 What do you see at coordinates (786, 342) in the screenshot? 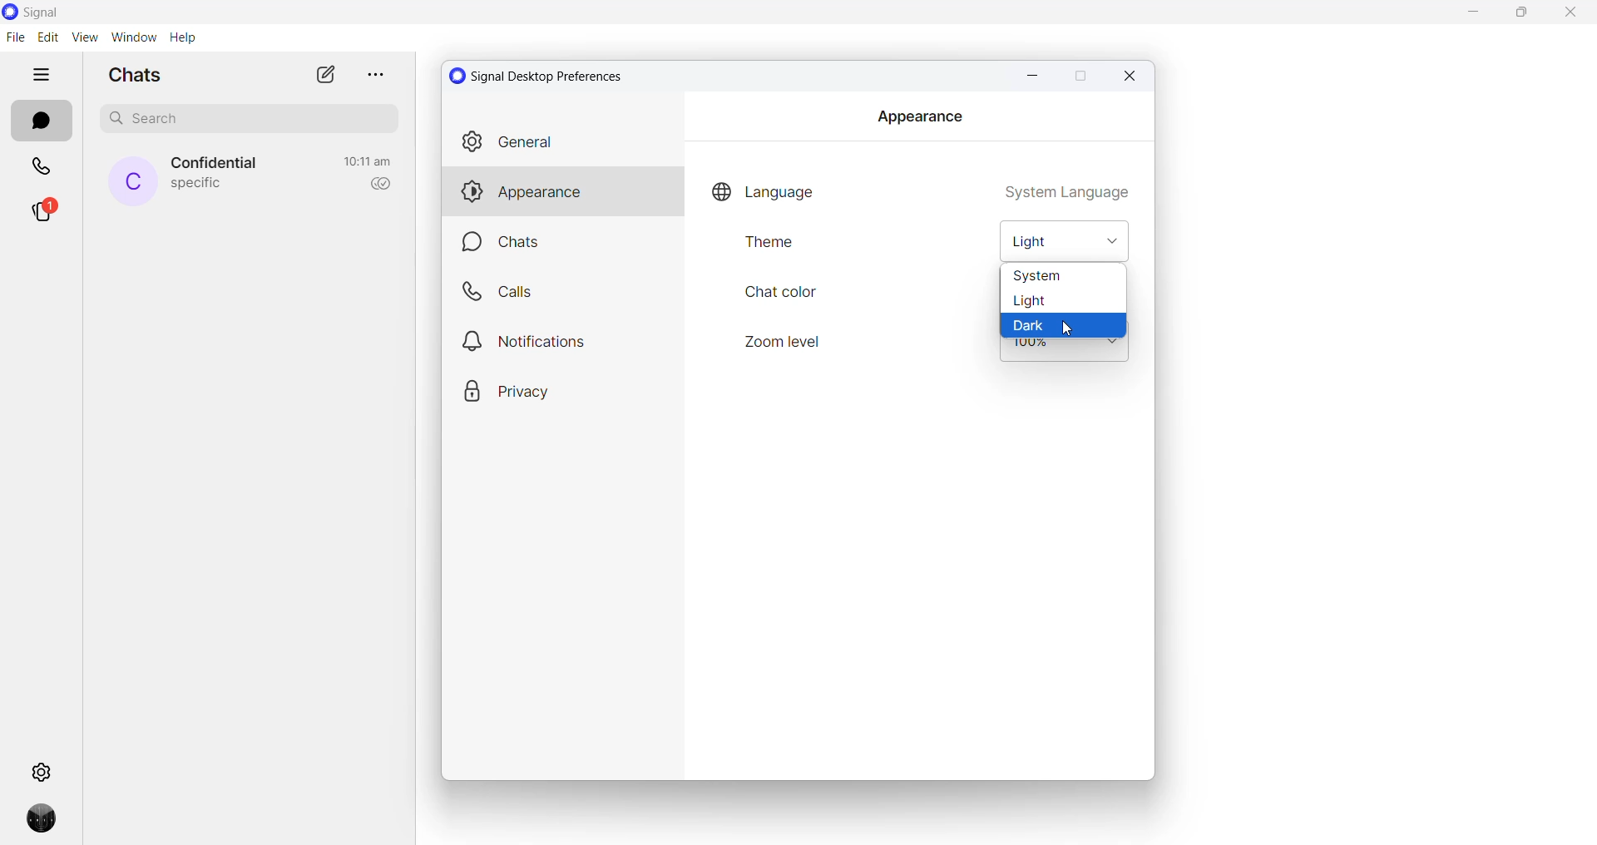
I see `zoom level` at bounding box center [786, 342].